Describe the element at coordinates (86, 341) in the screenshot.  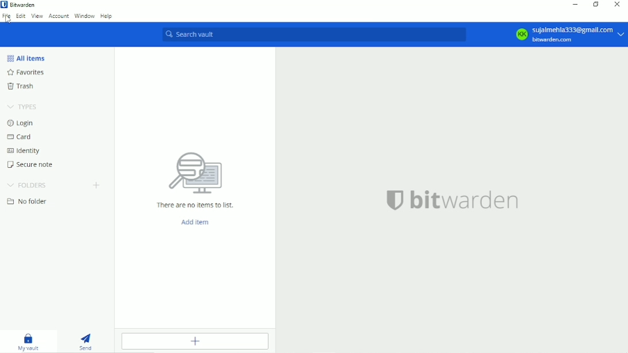
I see `Send` at that location.